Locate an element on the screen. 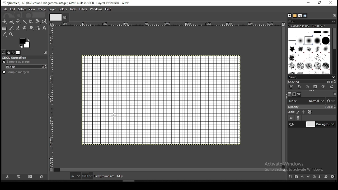 The height and width of the screenshot is (190, 338). horizontal scale is located at coordinates (169, 24).